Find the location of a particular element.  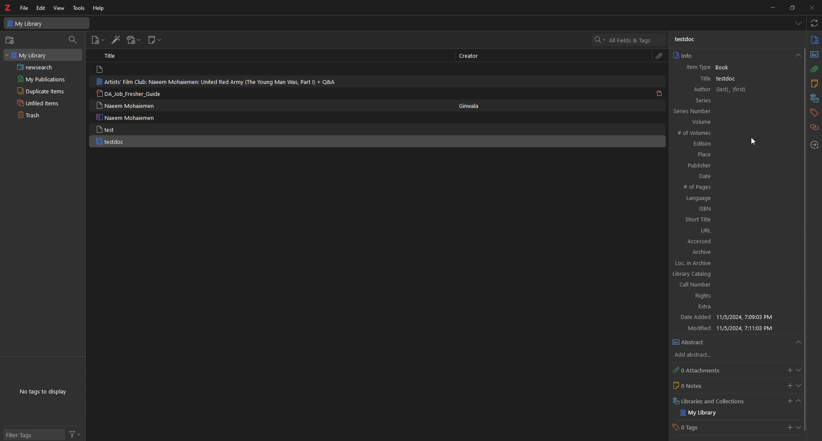

collapse is located at coordinates (799, 402).